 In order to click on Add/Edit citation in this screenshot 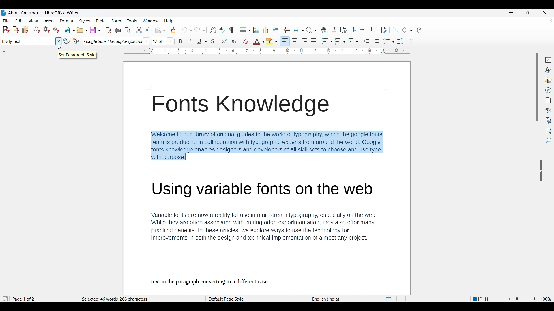, I will do `click(6, 30)`.